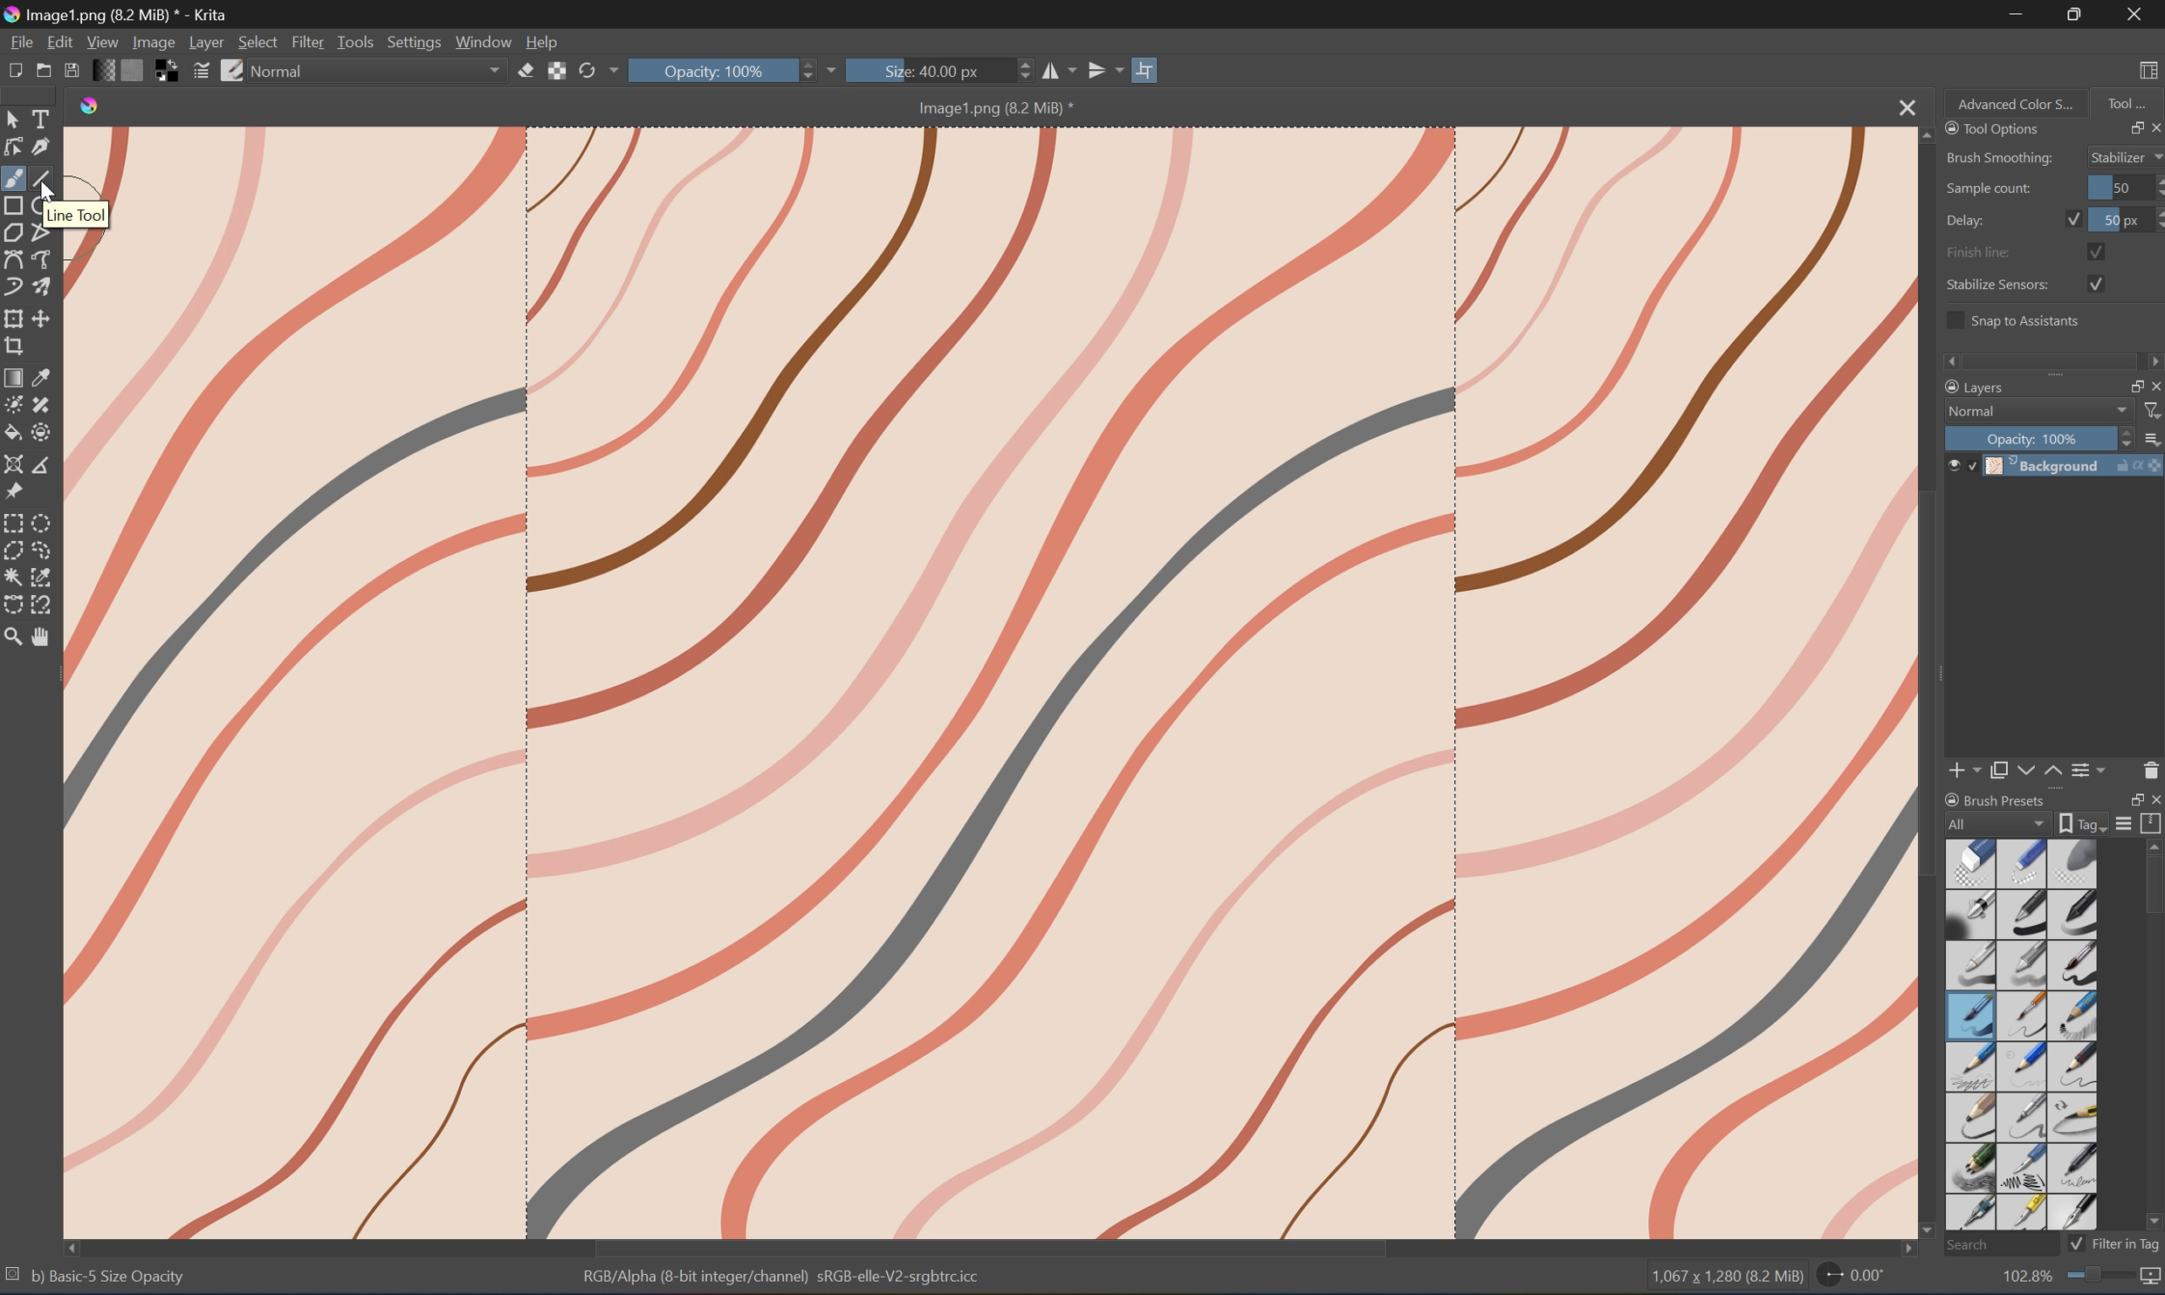  What do you see at coordinates (46, 521) in the screenshot?
I see `Elliptical selection tool` at bounding box center [46, 521].